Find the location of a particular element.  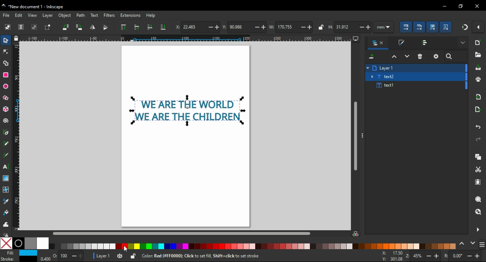

open  is located at coordinates (478, 55).